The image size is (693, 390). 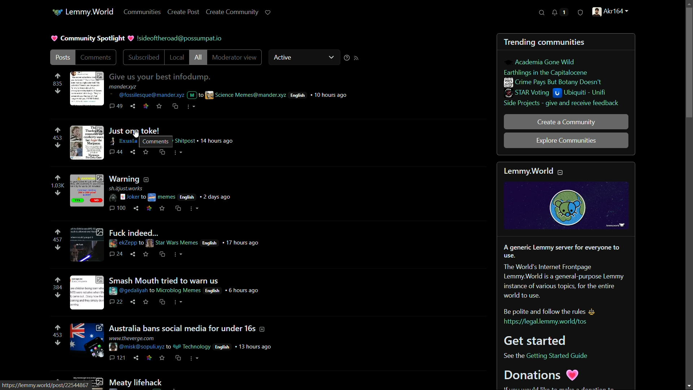 What do you see at coordinates (145, 95) in the screenshot?
I see `@fossilesque@mander.xyz` at bounding box center [145, 95].